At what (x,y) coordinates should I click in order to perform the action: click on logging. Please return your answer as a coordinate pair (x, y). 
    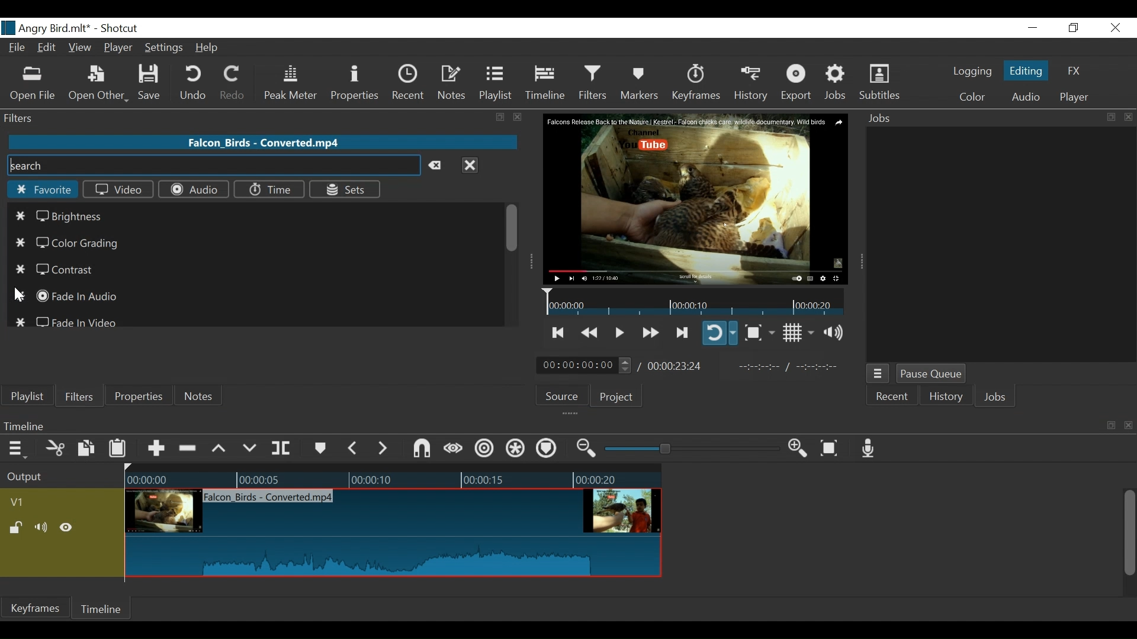
    Looking at the image, I should click on (972, 73).